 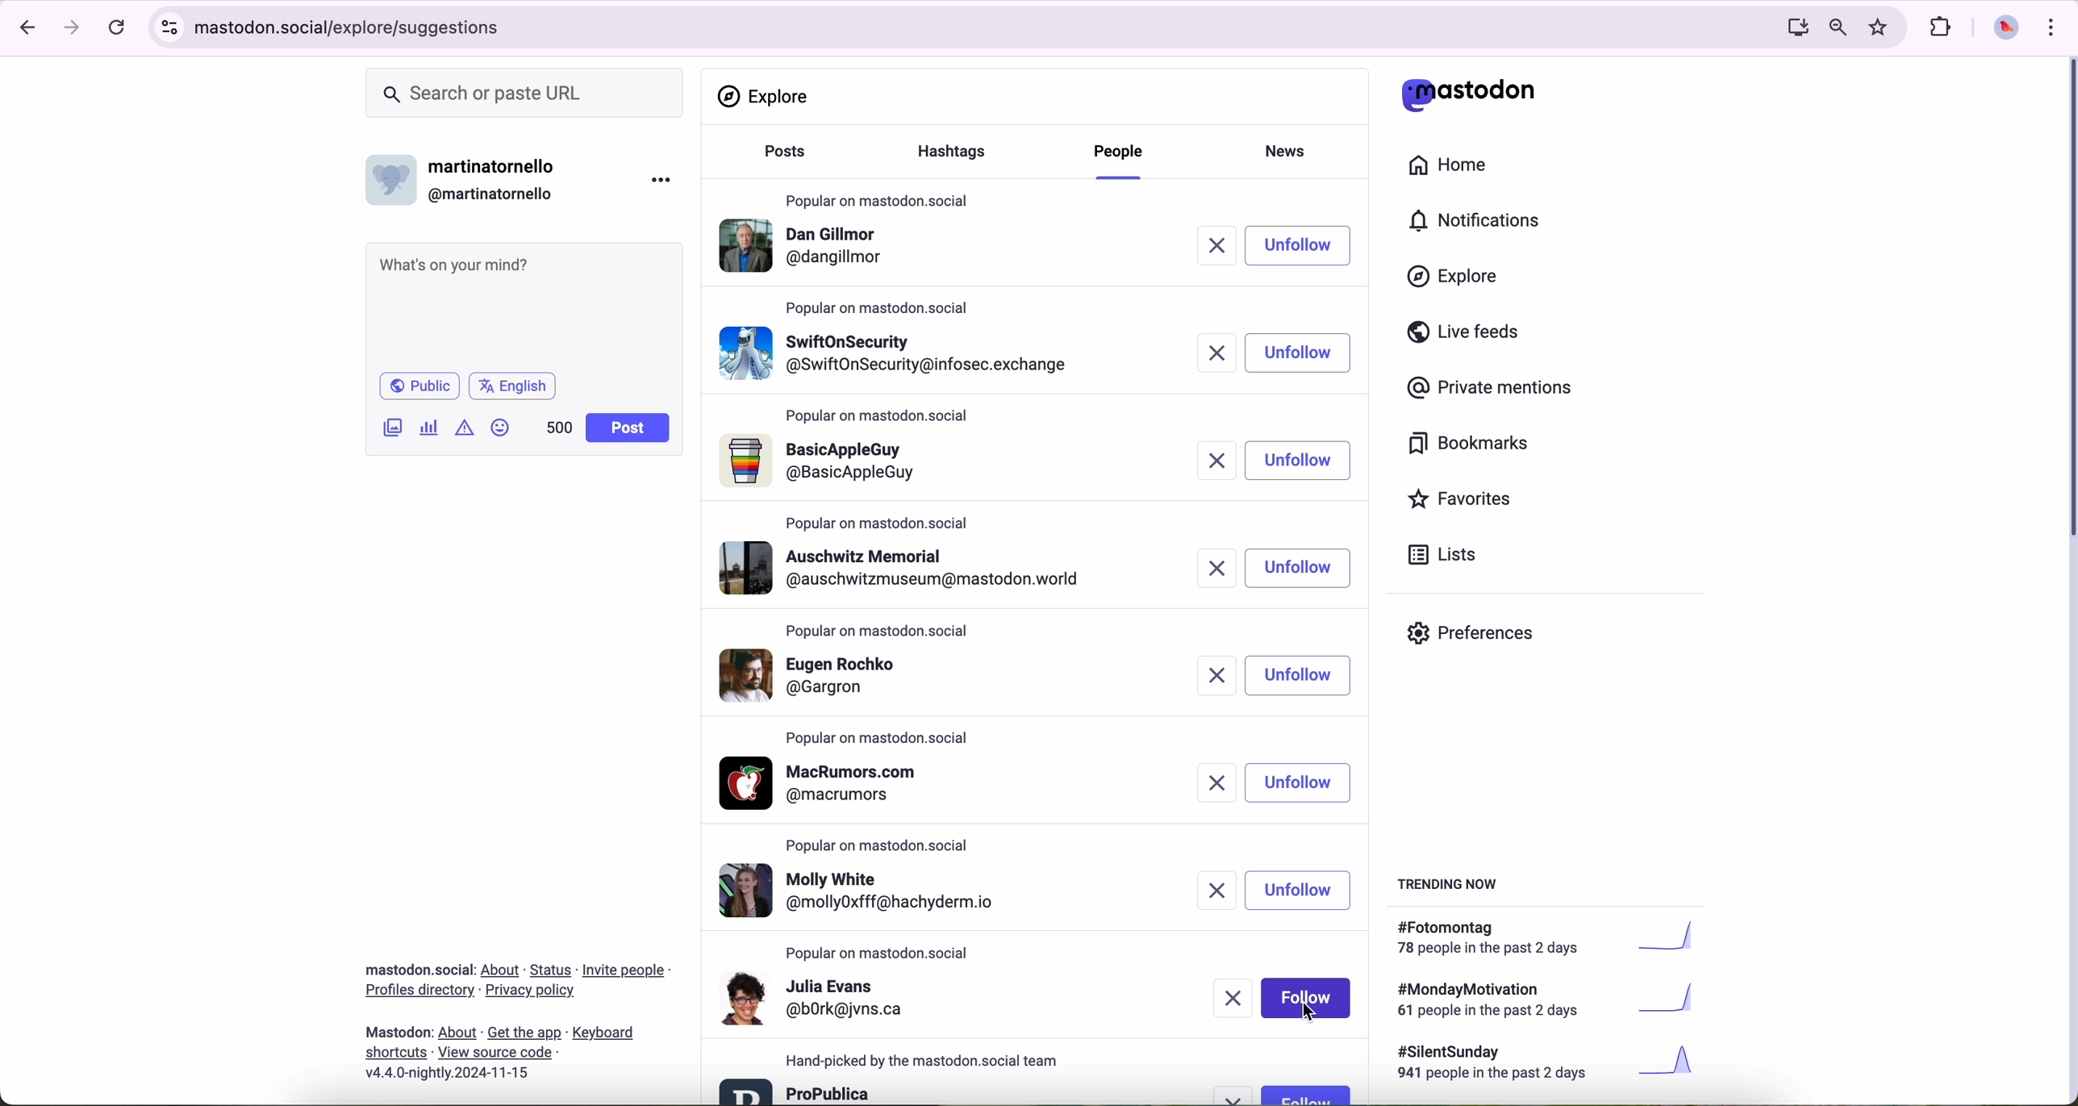 What do you see at coordinates (2001, 29) in the screenshot?
I see `profile picture` at bounding box center [2001, 29].